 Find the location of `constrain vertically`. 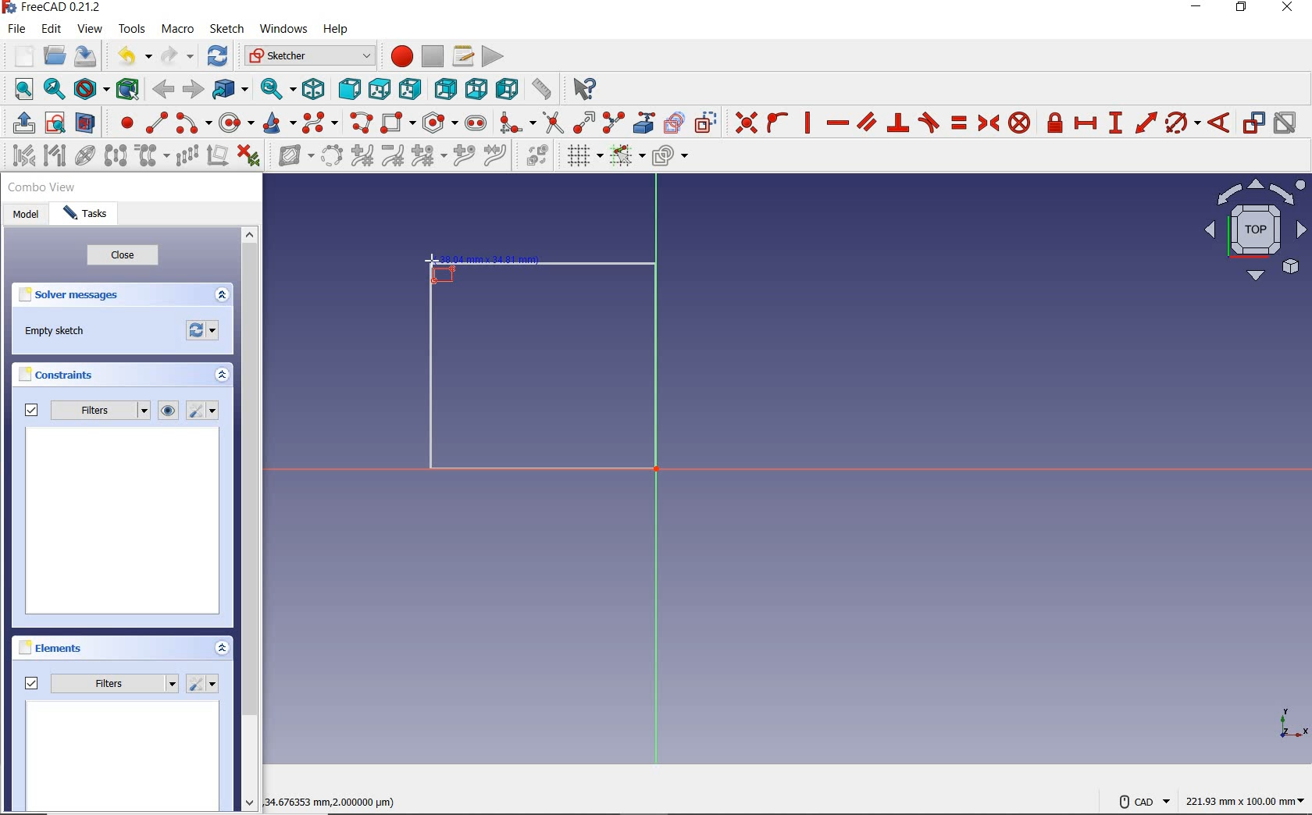

constrain vertically is located at coordinates (809, 125).